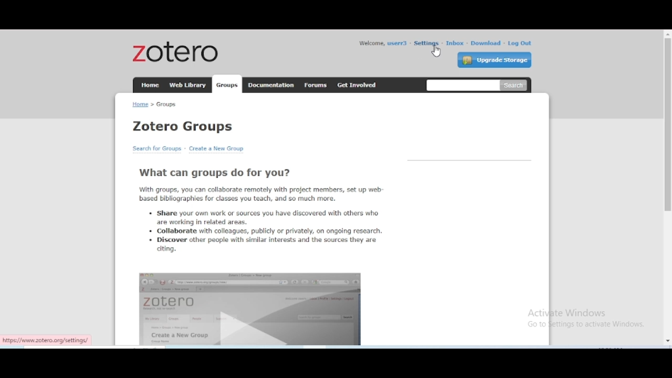  What do you see at coordinates (586, 325) in the screenshot?
I see `` at bounding box center [586, 325].